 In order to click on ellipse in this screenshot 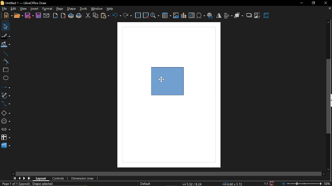, I will do `click(5, 79)`.